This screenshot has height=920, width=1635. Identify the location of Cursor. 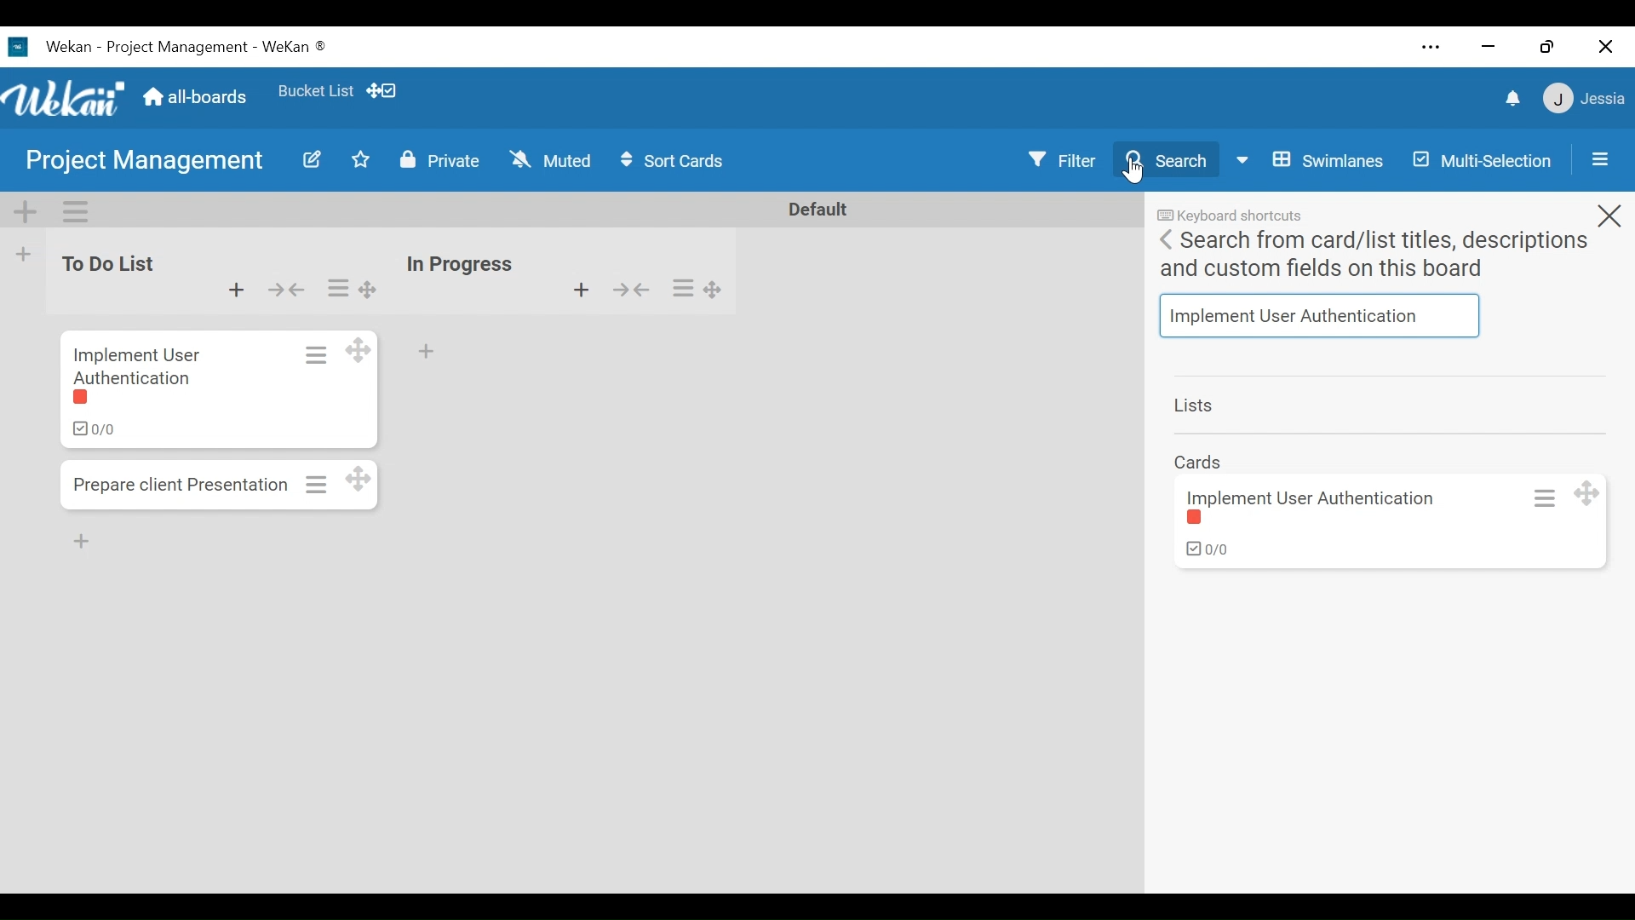
(1133, 171).